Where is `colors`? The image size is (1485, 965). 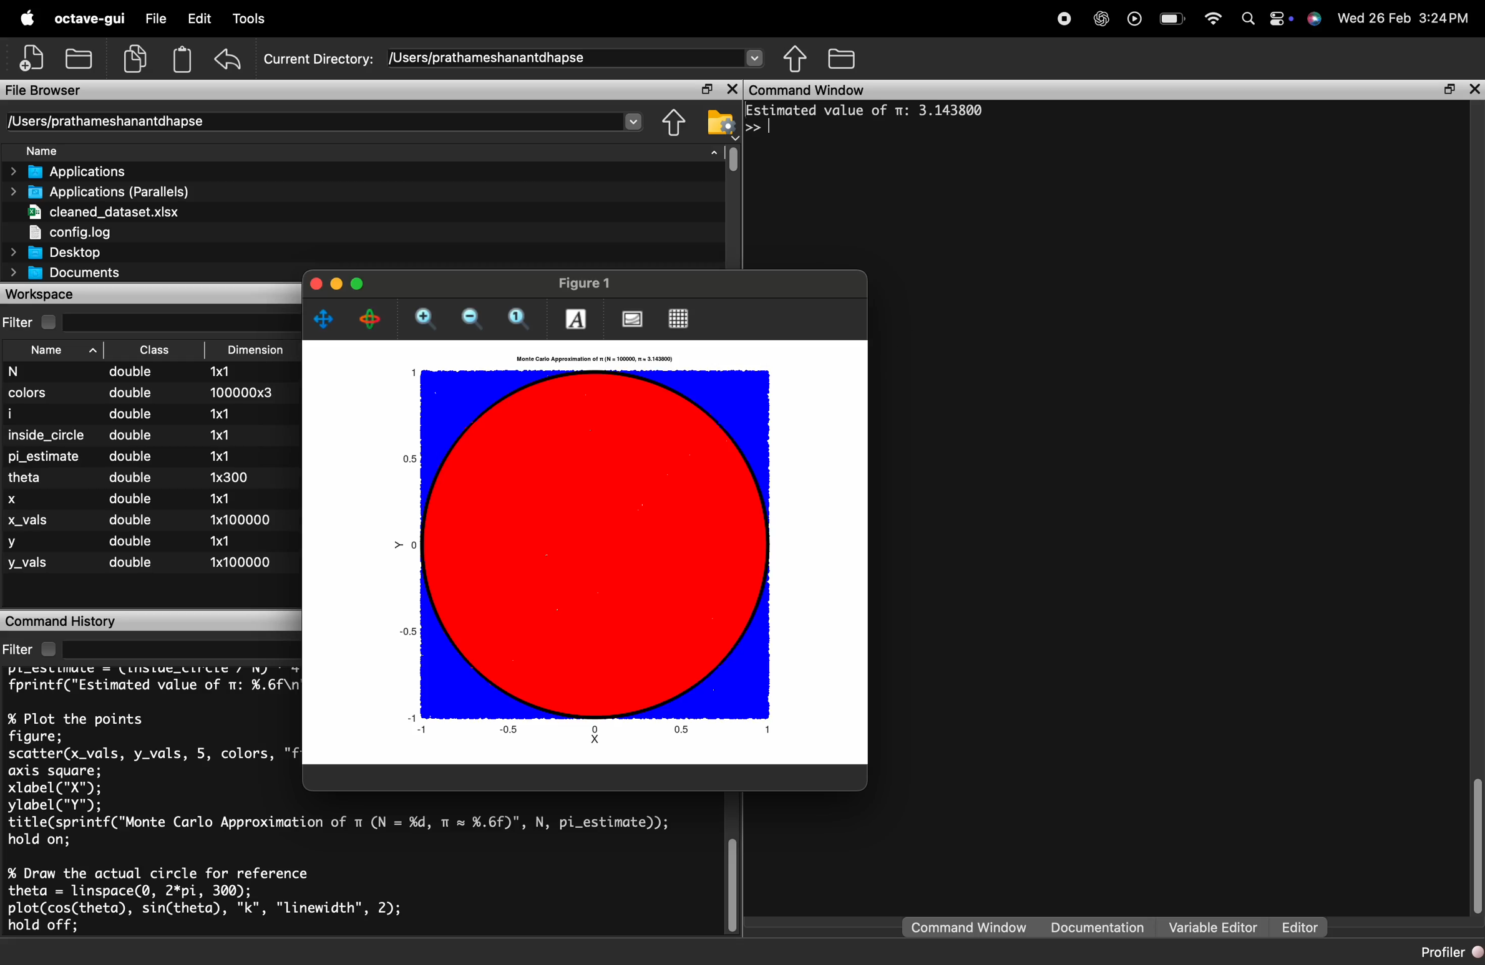
colors is located at coordinates (27, 393).